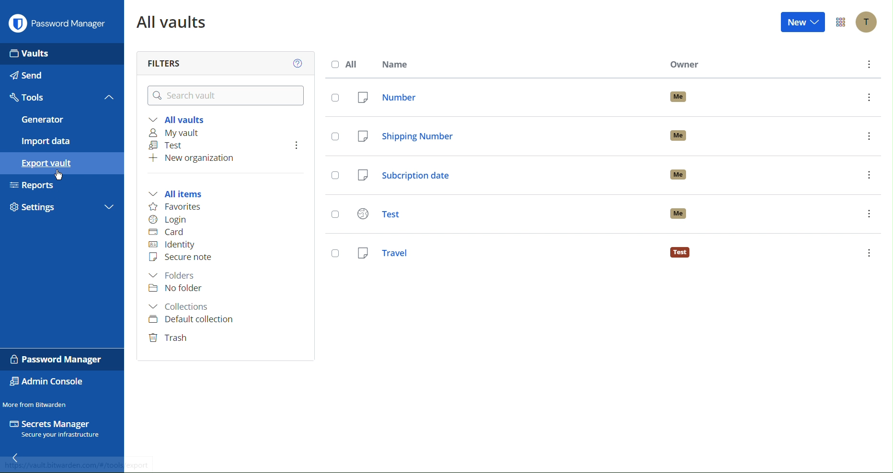 The width and height of the screenshot is (893, 473). What do you see at coordinates (174, 19) in the screenshot?
I see `All Vaults` at bounding box center [174, 19].